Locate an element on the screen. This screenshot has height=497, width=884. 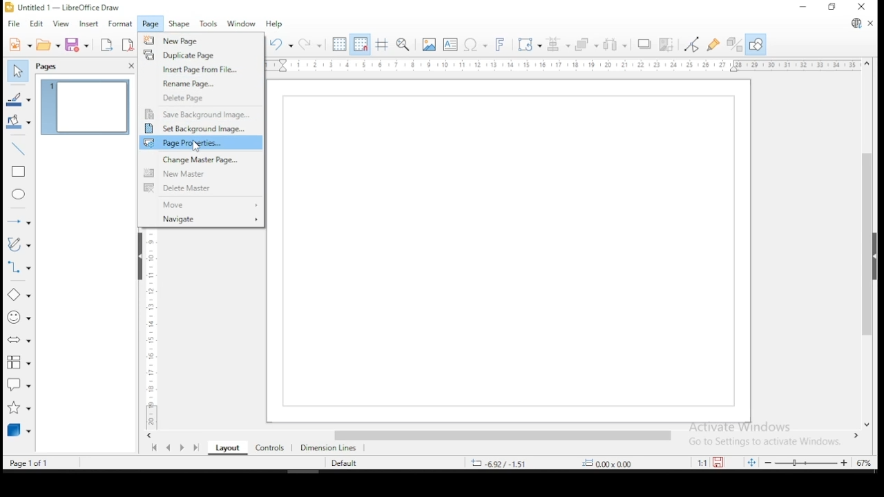
page properties is located at coordinates (200, 144).